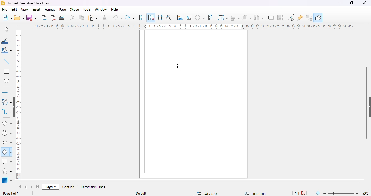 This screenshot has width=371, height=196. Describe the element at coordinates (11, 194) in the screenshot. I see `page 1 of 1` at that location.